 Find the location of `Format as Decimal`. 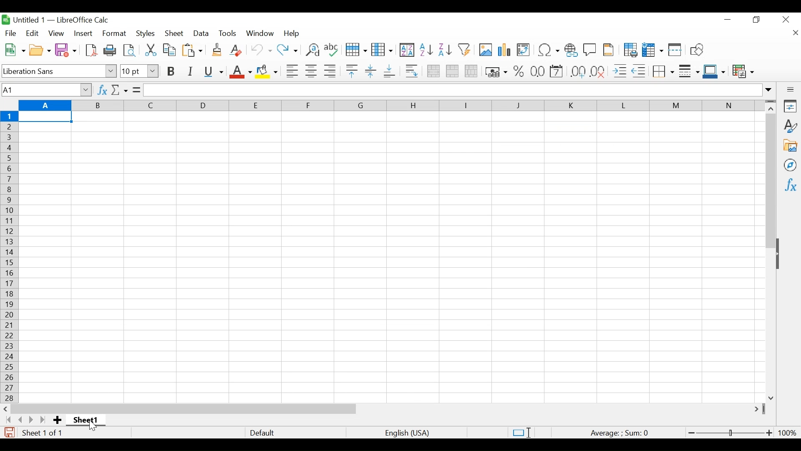

Format as Decimal is located at coordinates (578, 72).